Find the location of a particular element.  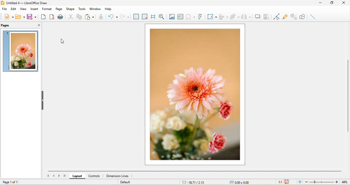

Untitled 4 — LibreOffice Draw is located at coordinates (25, 2).